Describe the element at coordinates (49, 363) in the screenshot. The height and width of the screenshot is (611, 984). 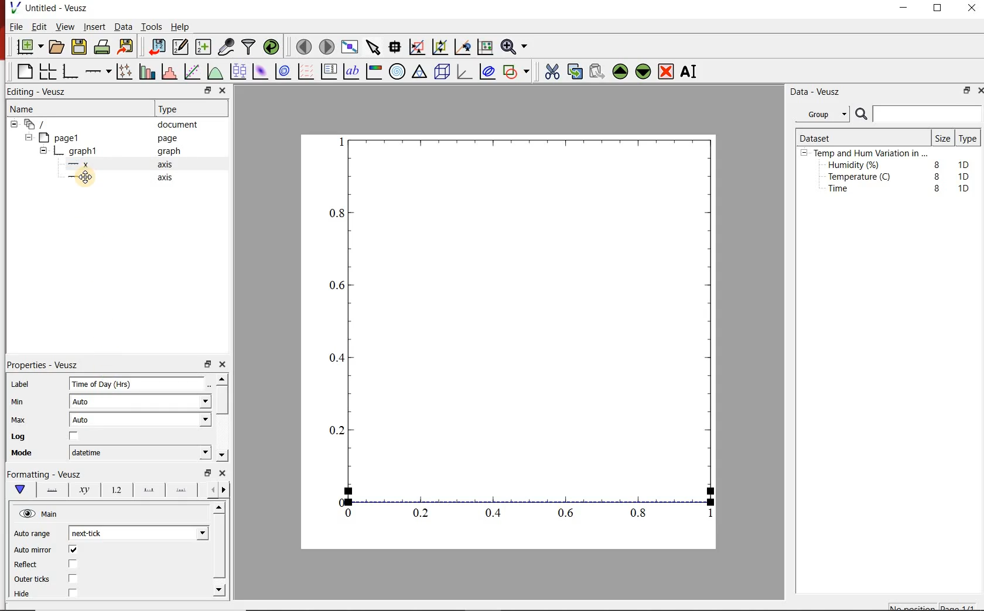
I see `Properties - Veusz` at that location.